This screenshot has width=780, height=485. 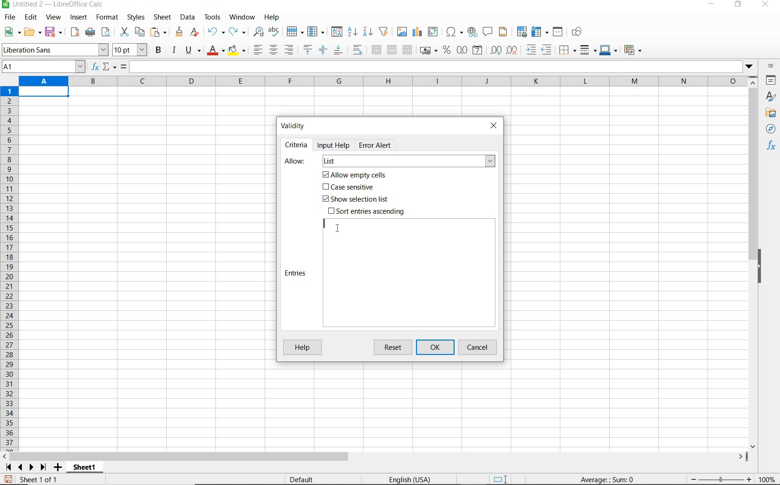 What do you see at coordinates (765, 5) in the screenshot?
I see `close` at bounding box center [765, 5].